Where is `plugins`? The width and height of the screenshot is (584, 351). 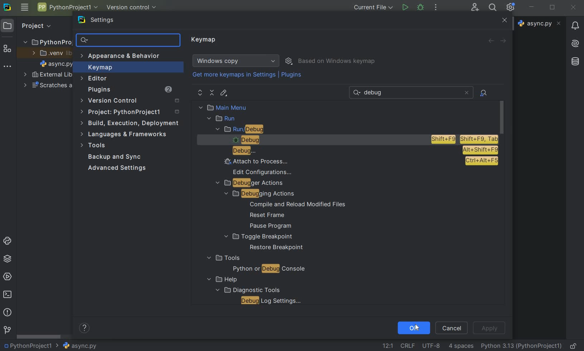 plugins is located at coordinates (129, 90).